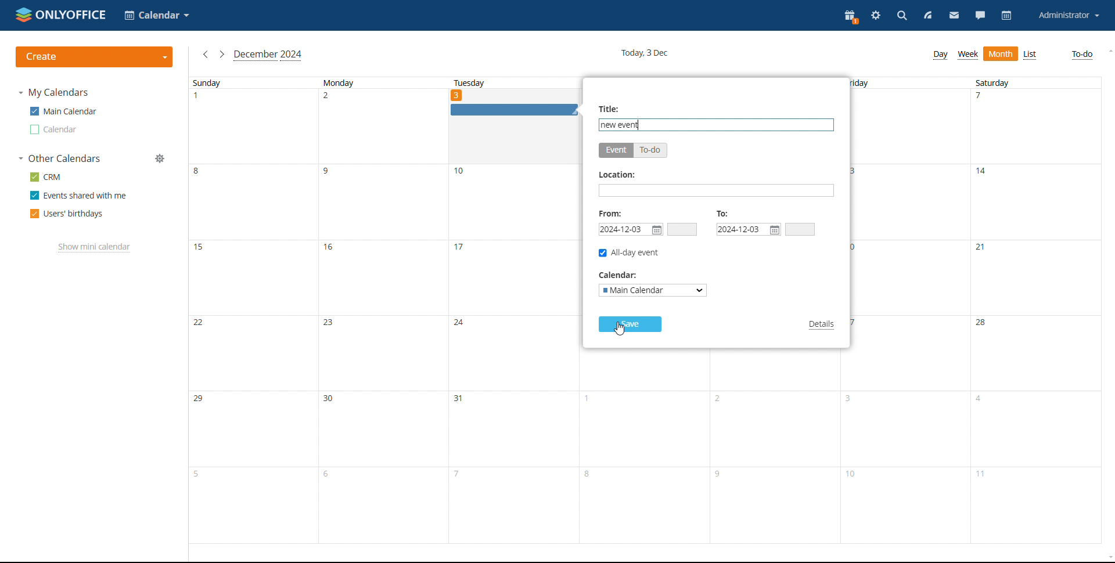 This screenshot has height=563, width=1115. What do you see at coordinates (612, 108) in the screenshot?
I see `title:` at bounding box center [612, 108].